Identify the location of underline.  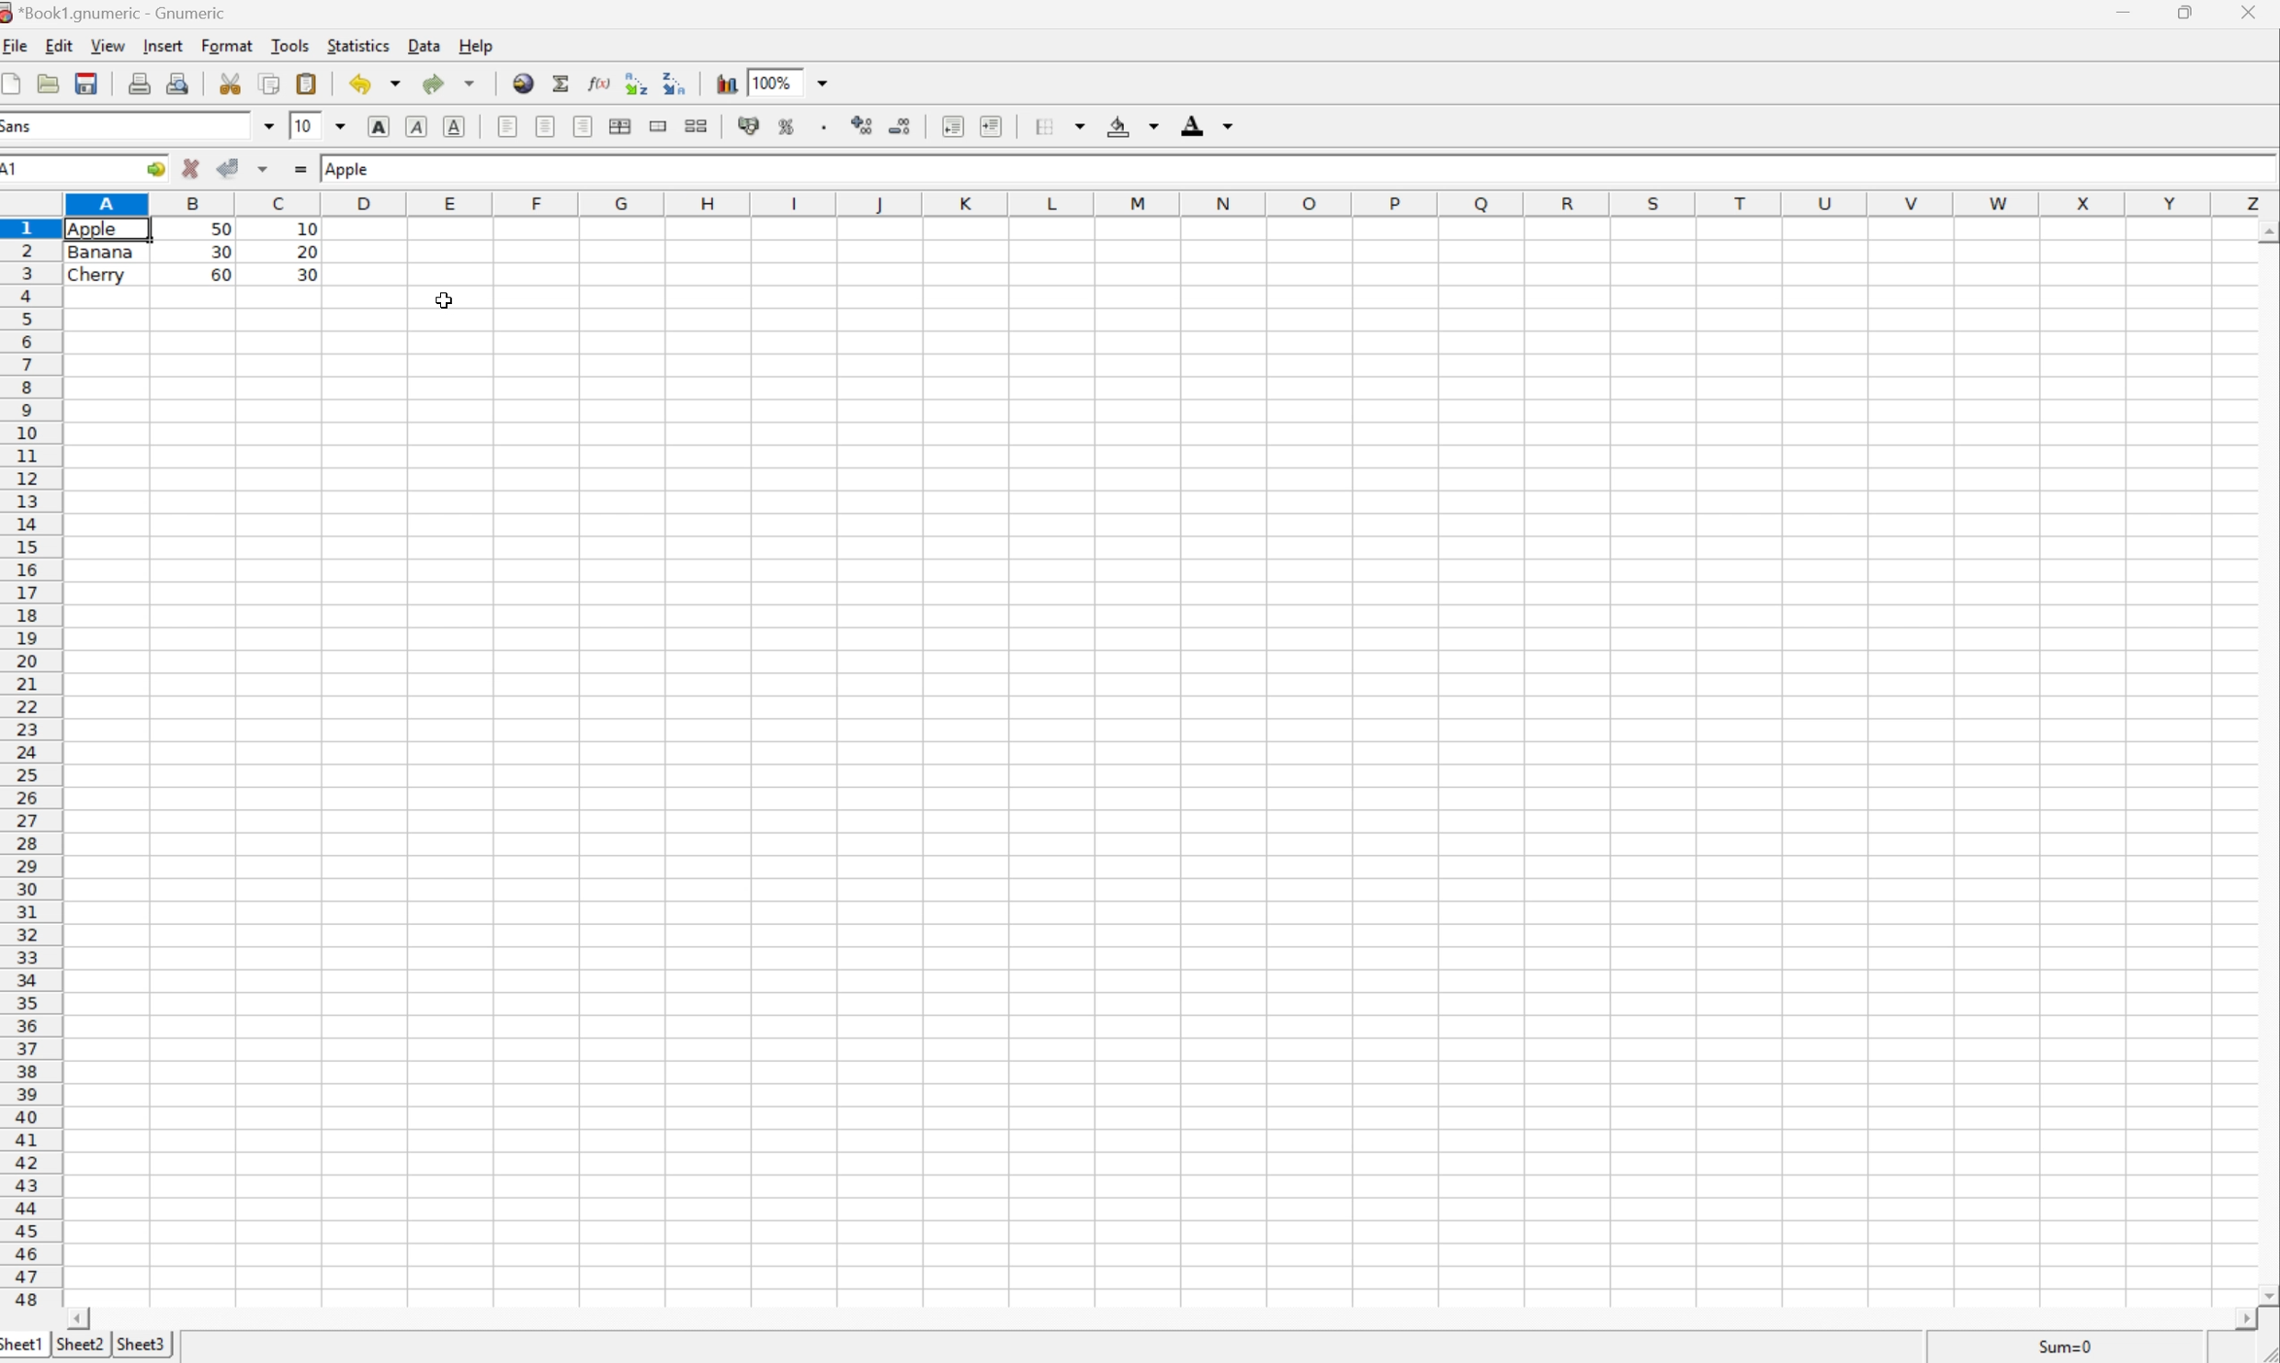
(458, 127).